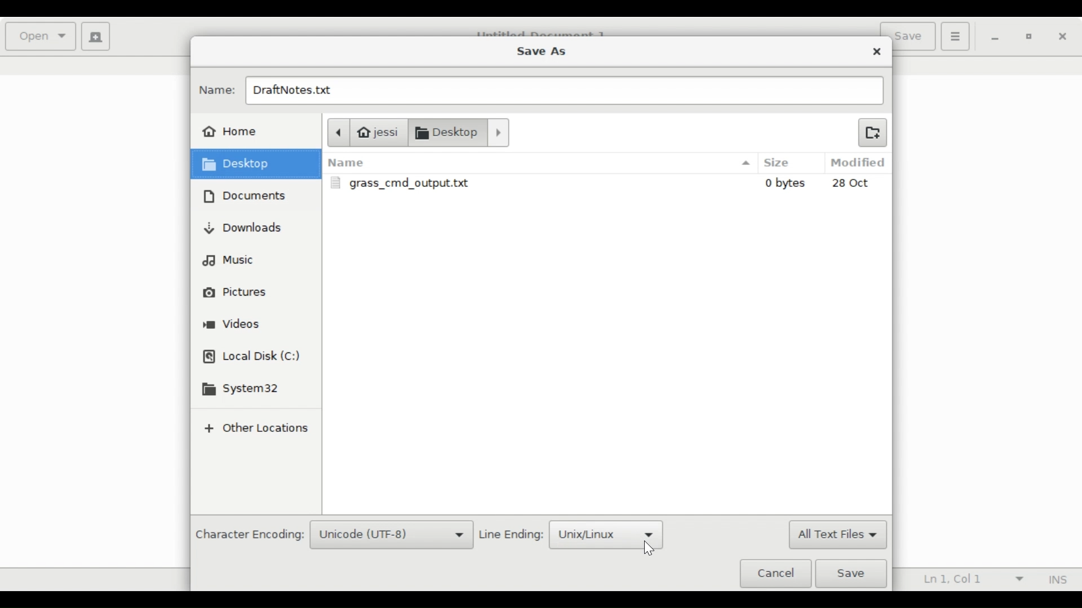  I want to click on Application menu, so click(955, 35).